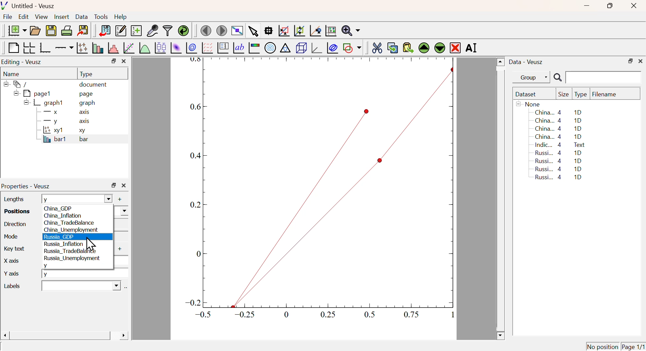 The image size is (646, 351). What do you see at coordinates (71, 258) in the screenshot?
I see `Russia_Unemployment` at bounding box center [71, 258].